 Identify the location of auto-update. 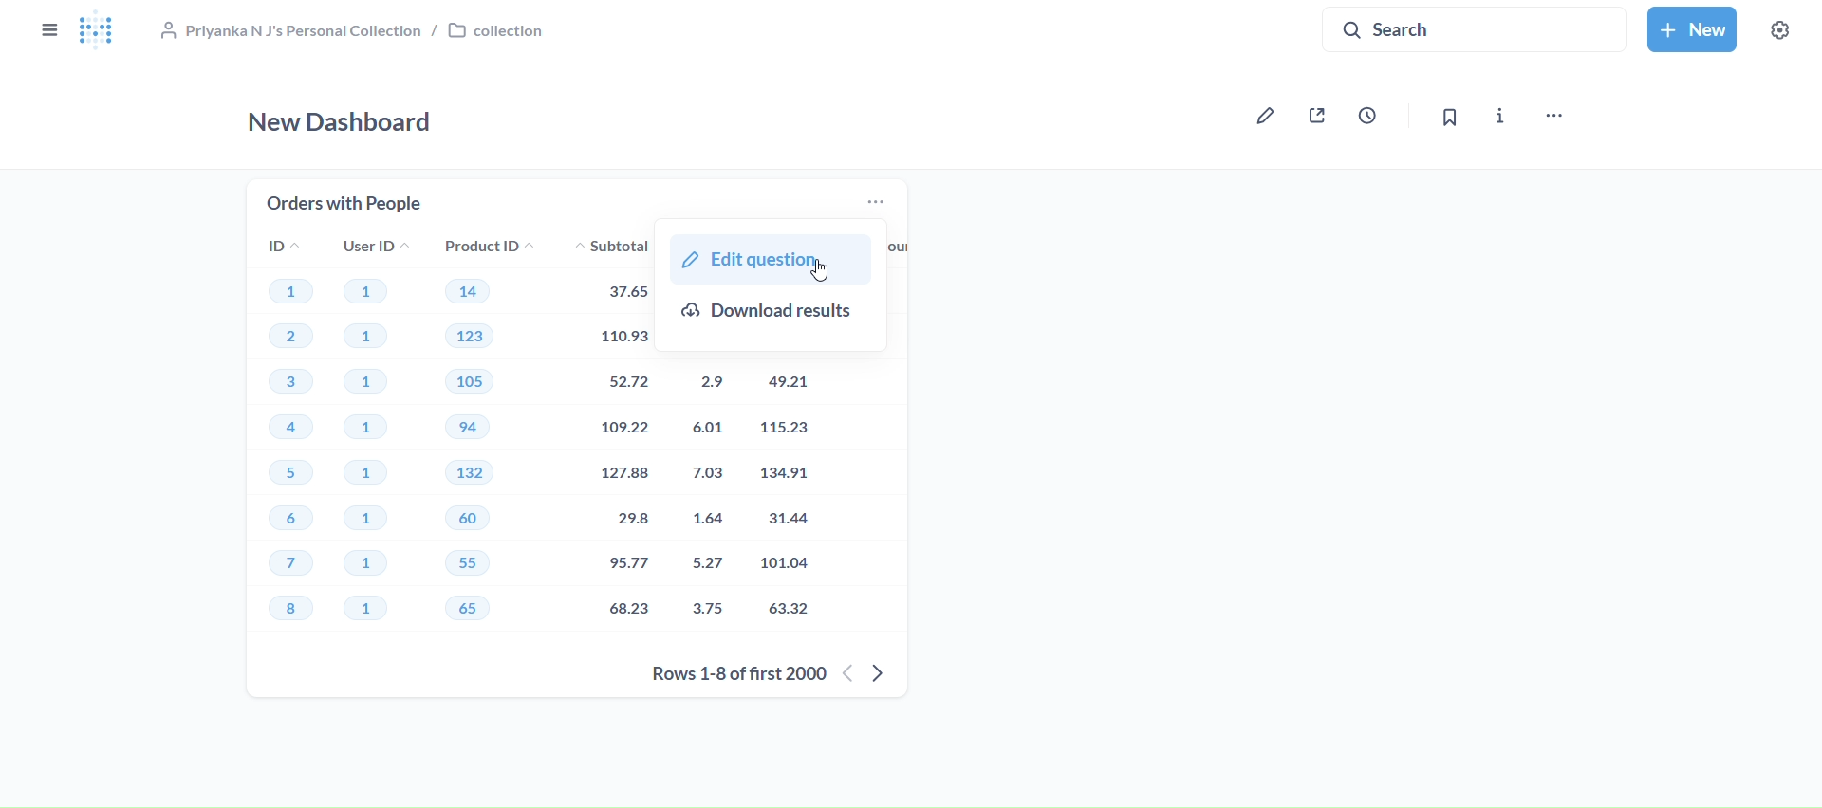
(1376, 116).